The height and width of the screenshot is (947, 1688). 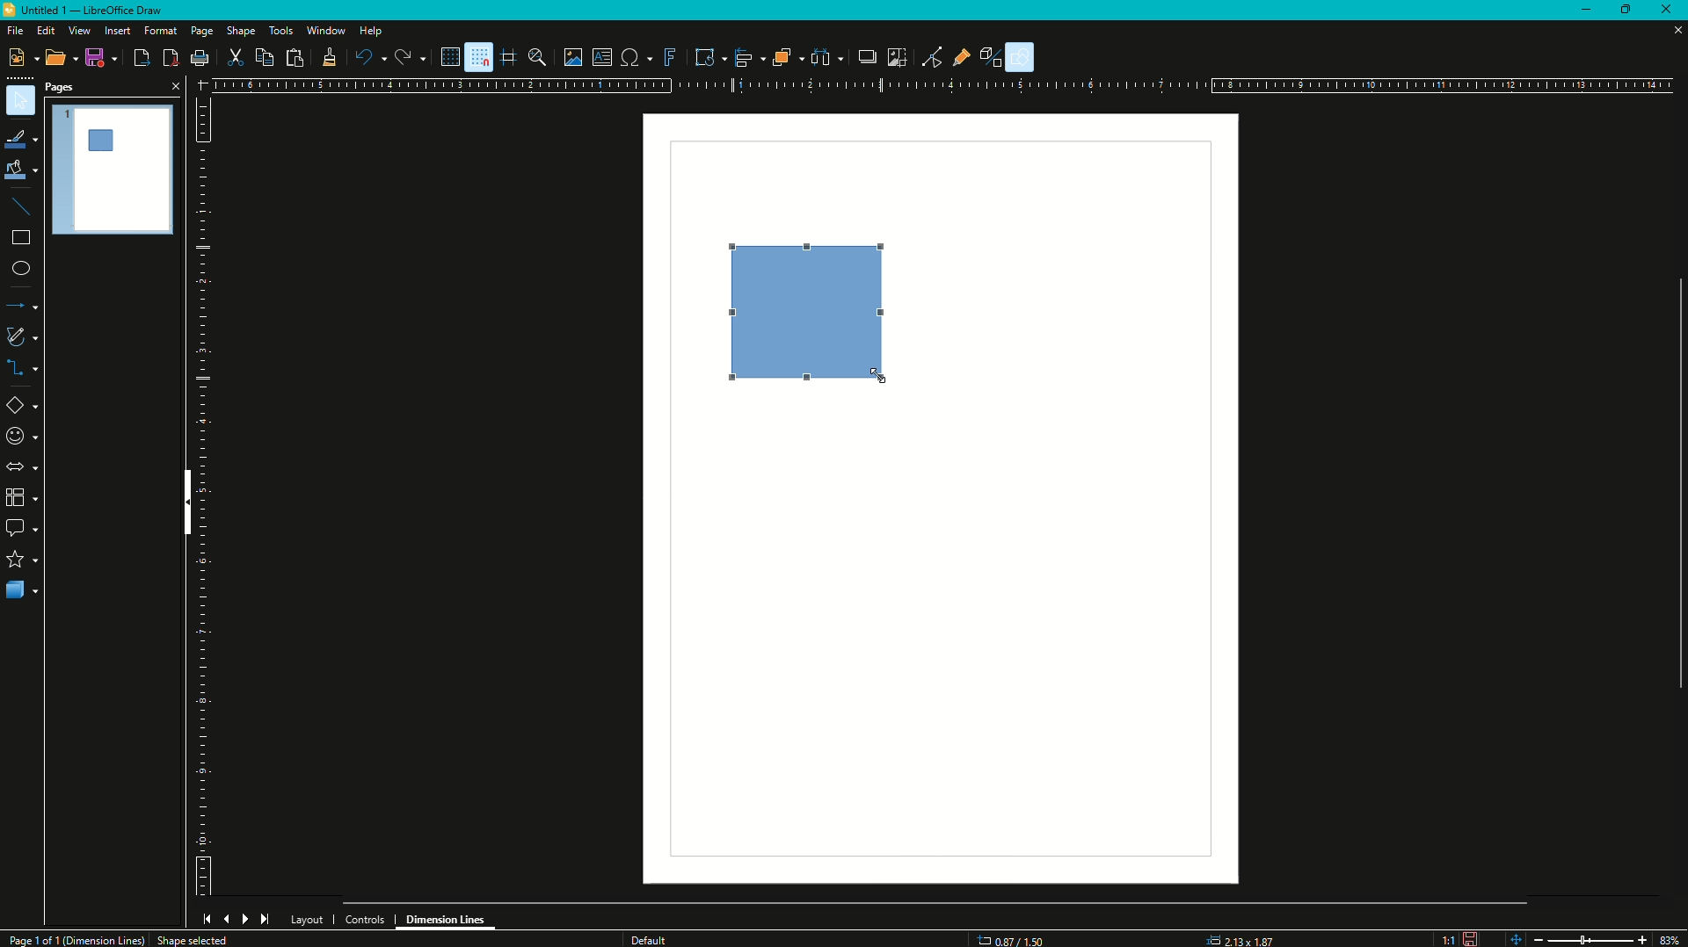 What do you see at coordinates (601, 56) in the screenshot?
I see `Insert Text Box` at bounding box center [601, 56].